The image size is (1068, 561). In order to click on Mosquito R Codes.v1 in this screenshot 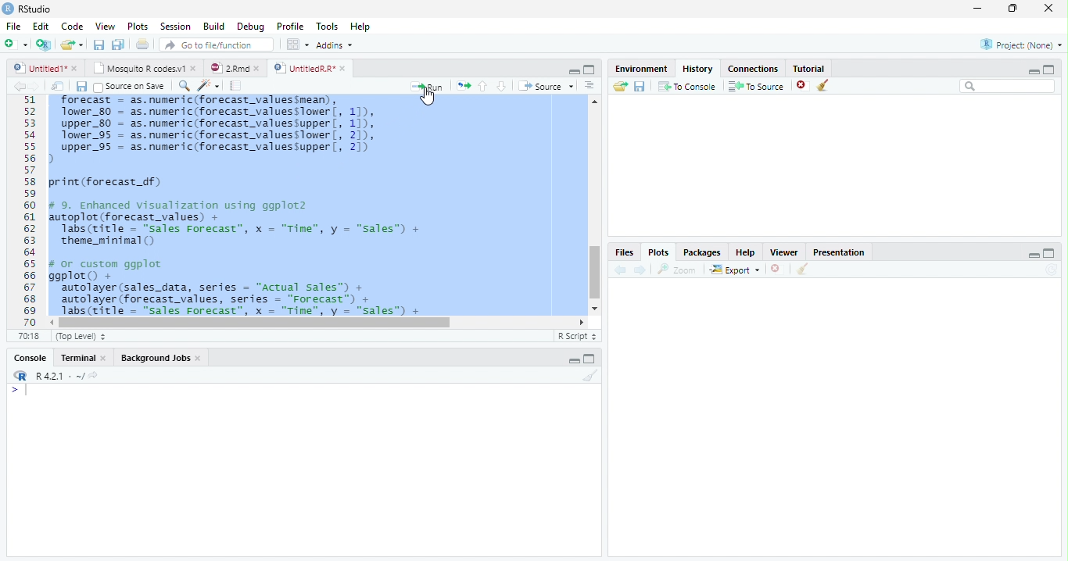, I will do `click(145, 69)`.